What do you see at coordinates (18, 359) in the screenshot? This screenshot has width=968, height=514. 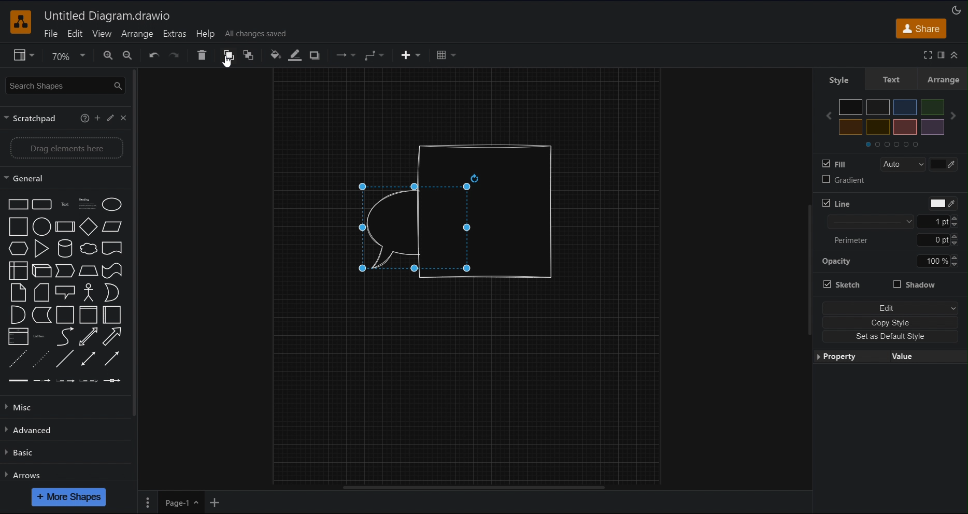 I see `Dashed line` at bounding box center [18, 359].